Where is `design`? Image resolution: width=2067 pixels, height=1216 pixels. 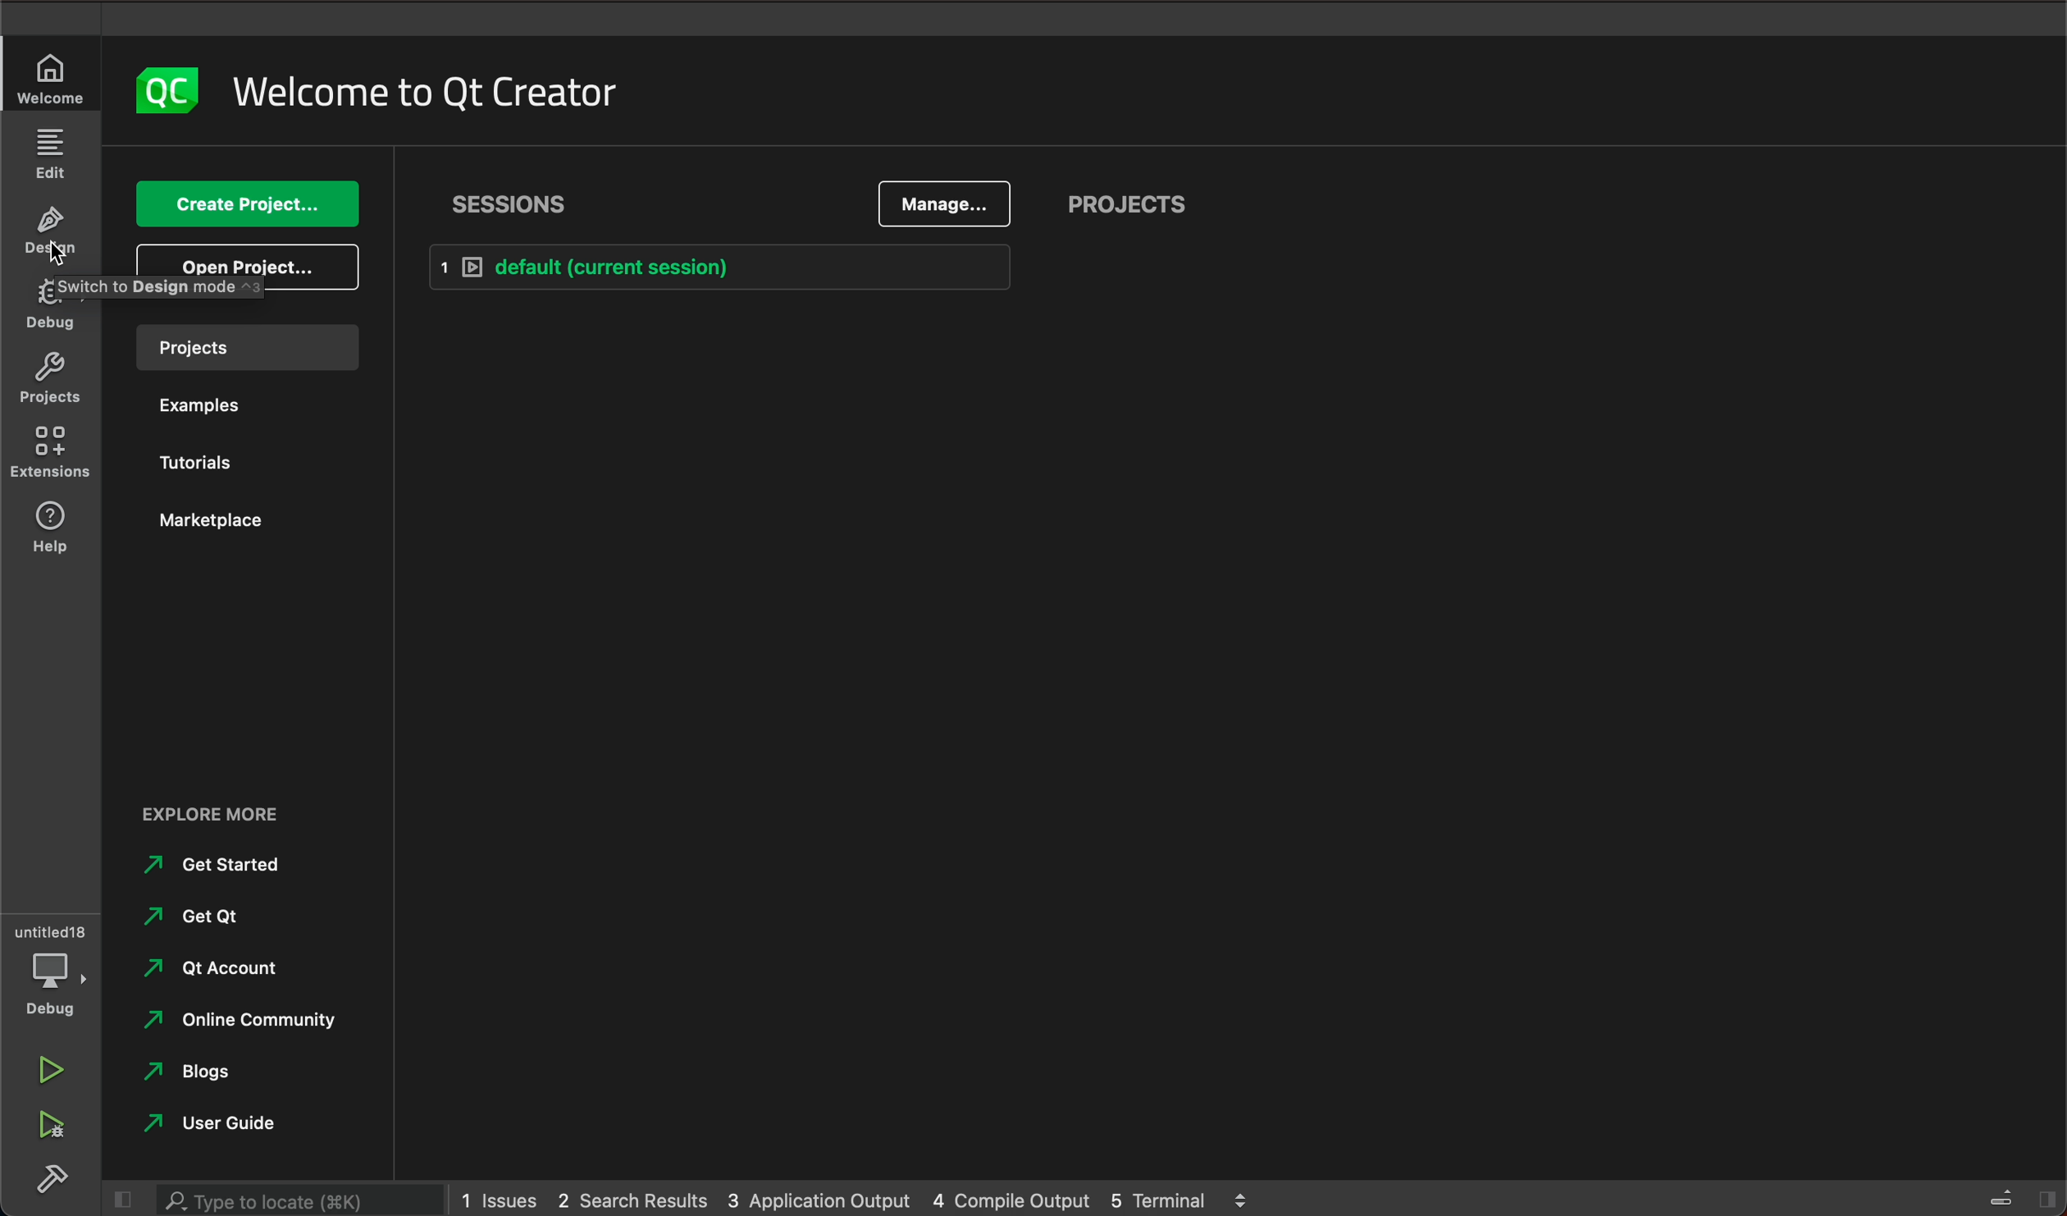
design is located at coordinates (48, 234).